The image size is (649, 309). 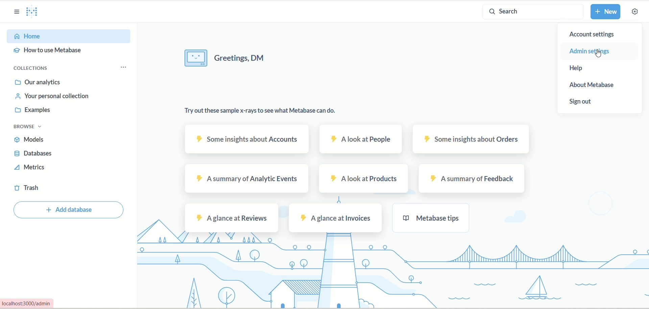 What do you see at coordinates (595, 86) in the screenshot?
I see `about metabase` at bounding box center [595, 86].